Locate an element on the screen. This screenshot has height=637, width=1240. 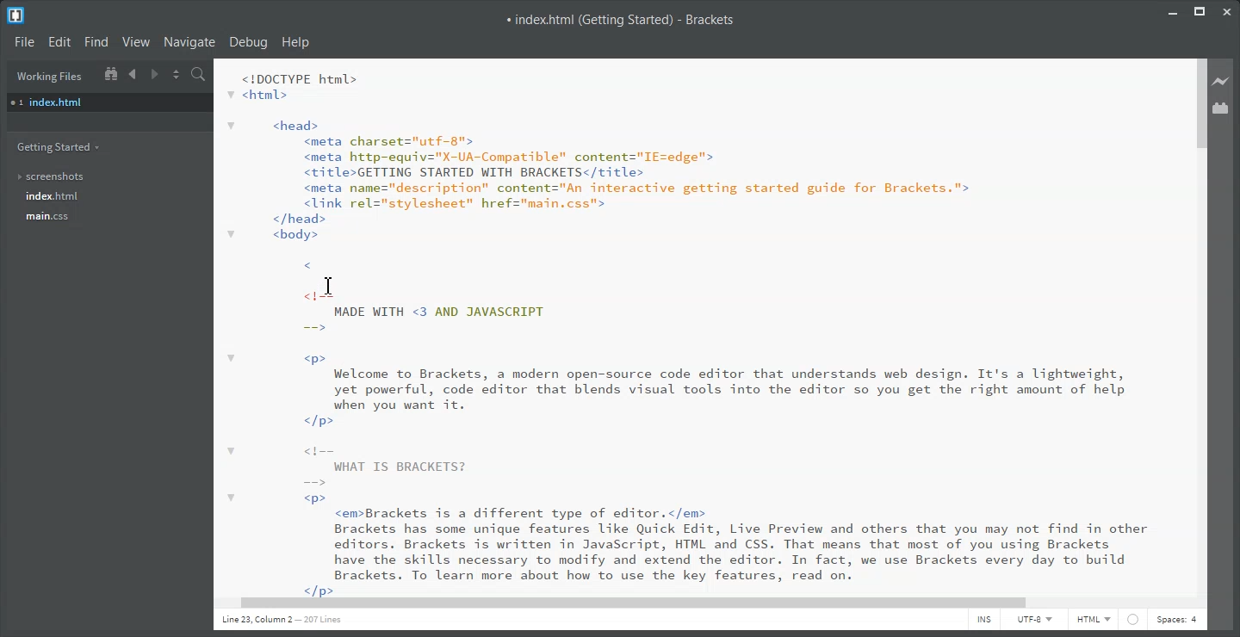
Extension Manager is located at coordinates (1223, 108).